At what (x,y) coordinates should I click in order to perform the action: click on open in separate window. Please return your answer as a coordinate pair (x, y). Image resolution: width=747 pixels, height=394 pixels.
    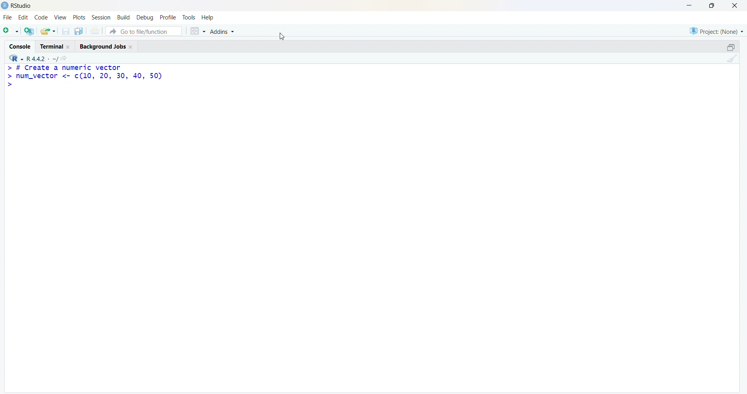
    Looking at the image, I should click on (732, 47).